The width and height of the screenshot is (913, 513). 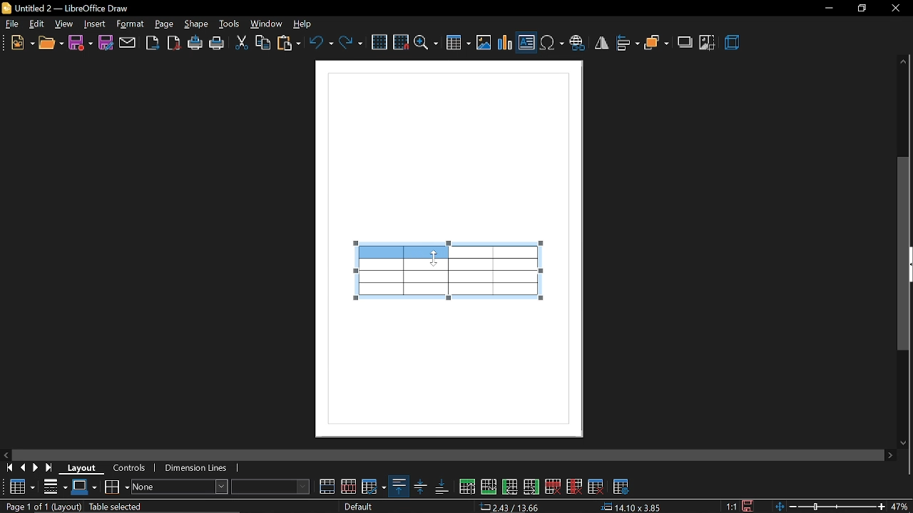 What do you see at coordinates (894, 10) in the screenshot?
I see `close` at bounding box center [894, 10].